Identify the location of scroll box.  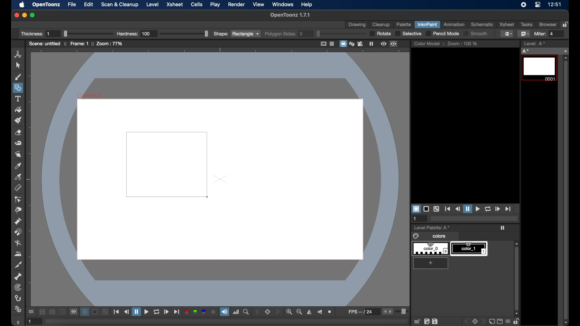
(566, 190).